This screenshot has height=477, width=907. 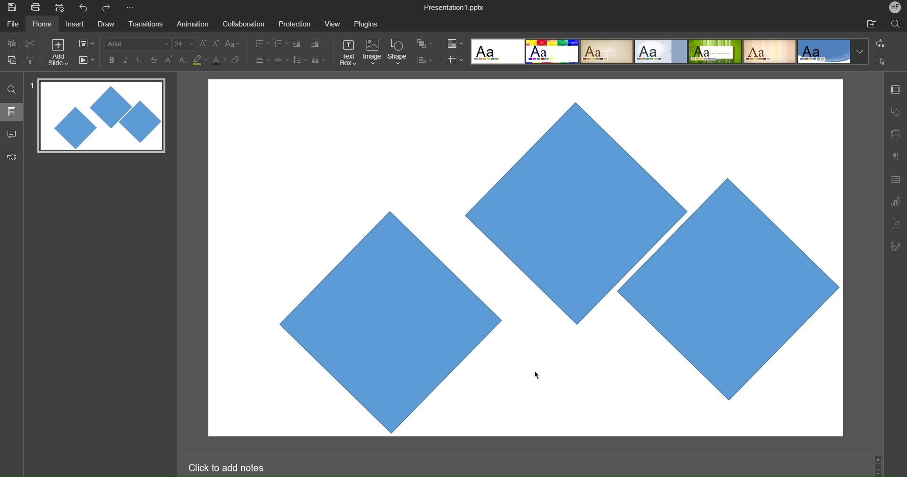 I want to click on Arrange, so click(x=425, y=43).